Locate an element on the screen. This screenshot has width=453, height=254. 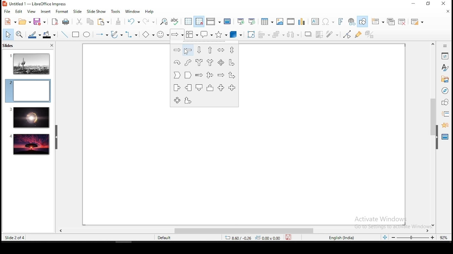
callout shapes is located at coordinates (207, 35).